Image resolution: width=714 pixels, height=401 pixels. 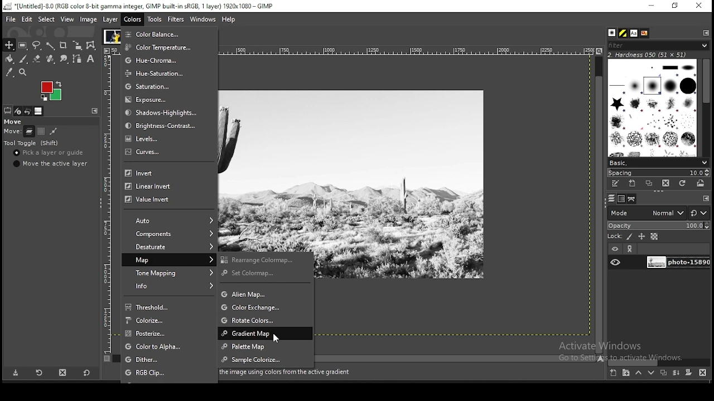 I want to click on image, so click(x=112, y=36).